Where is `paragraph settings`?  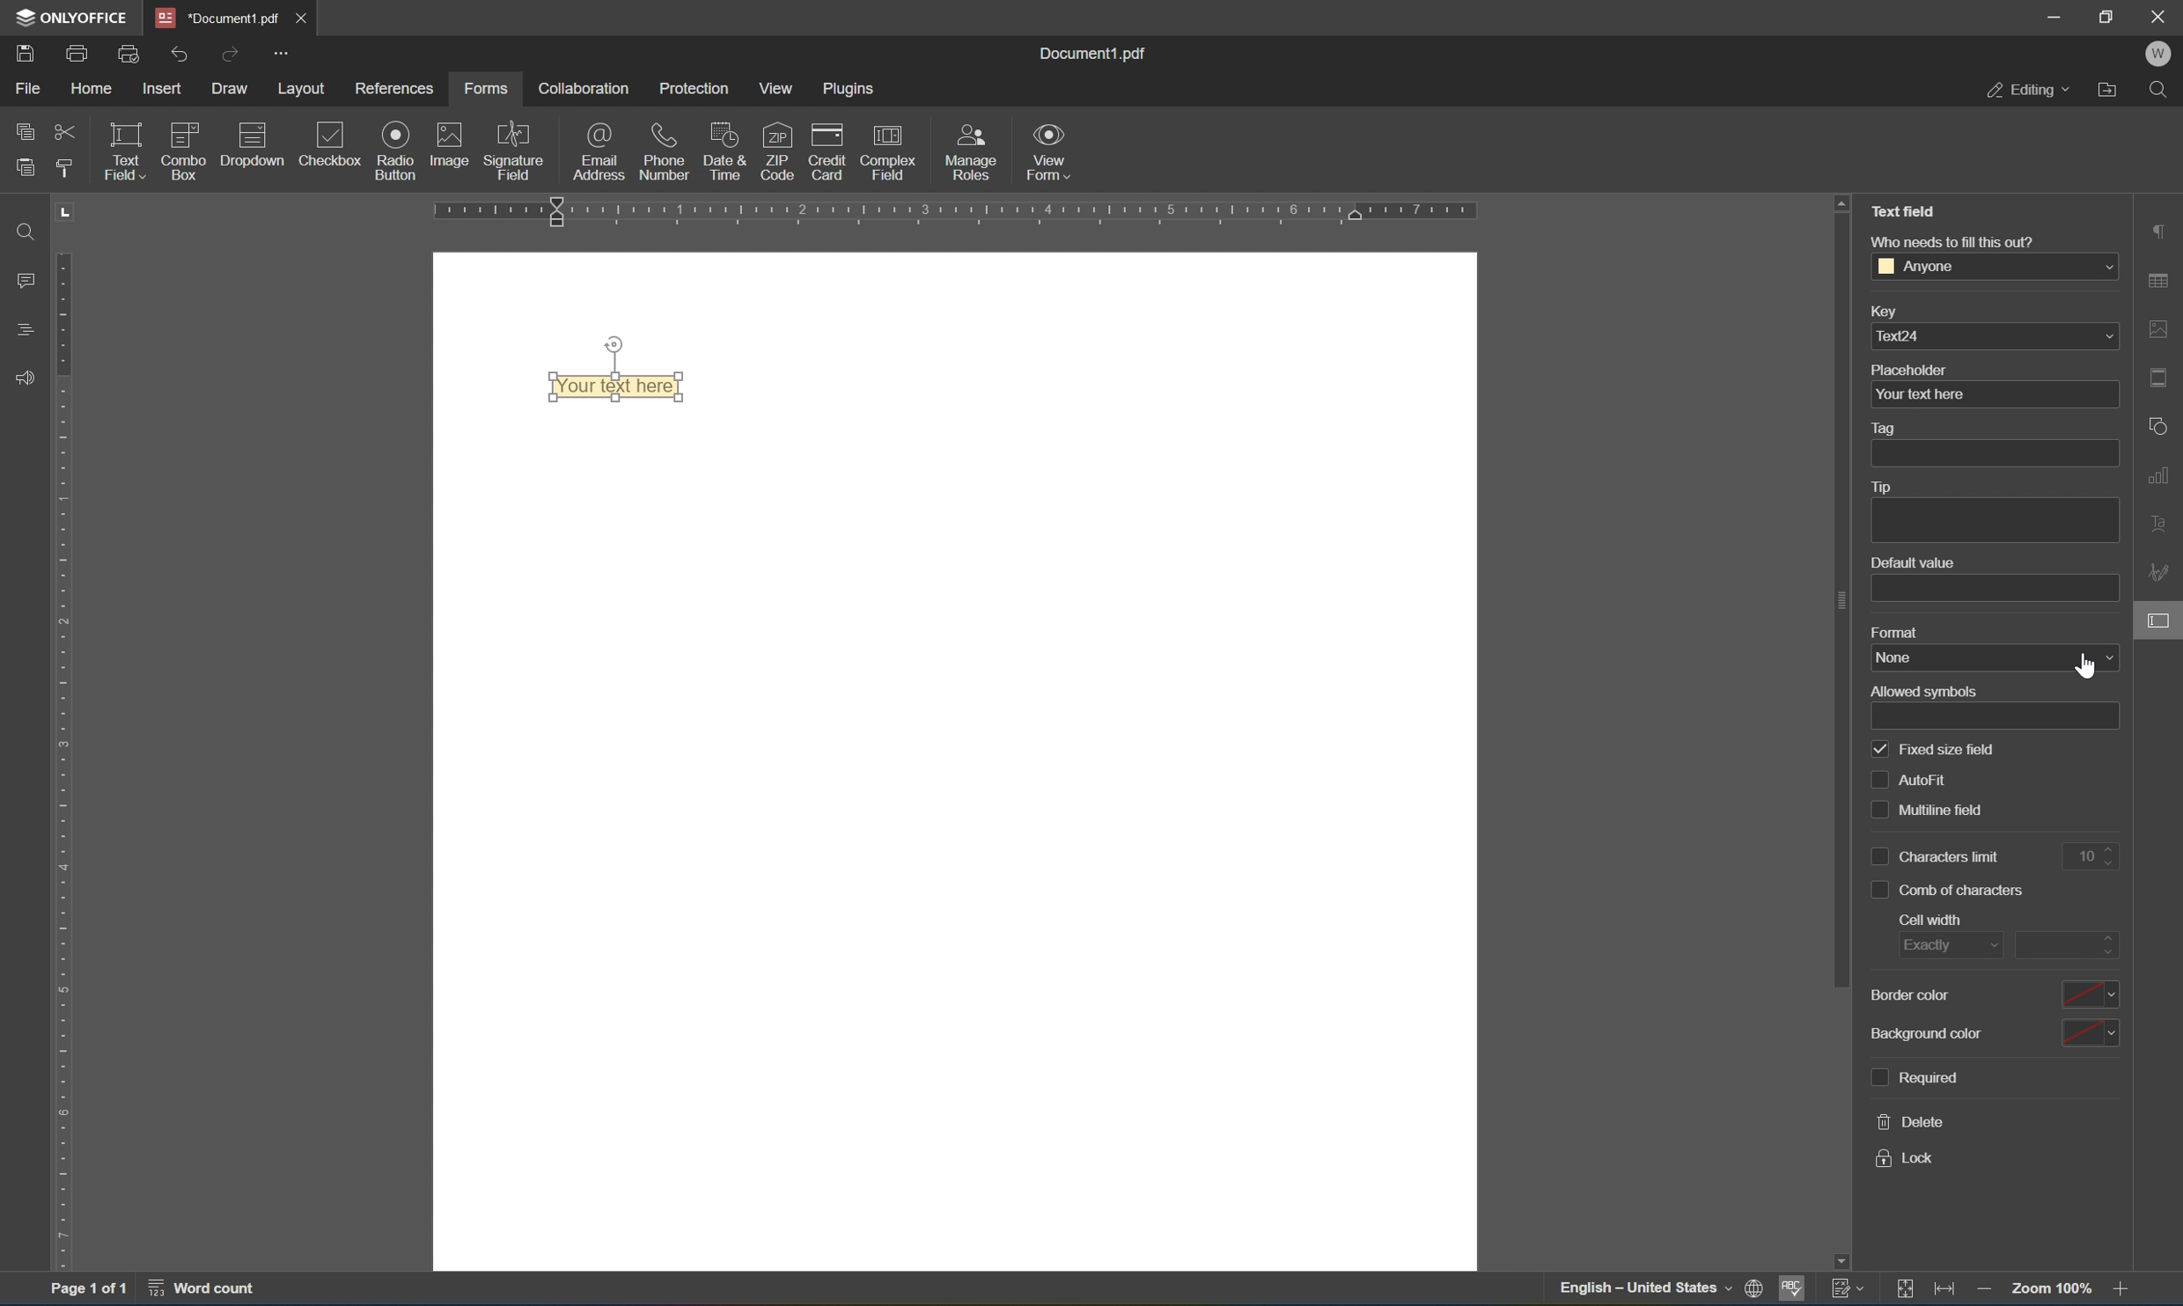
paragraph settings is located at coordinates (2160, 229).